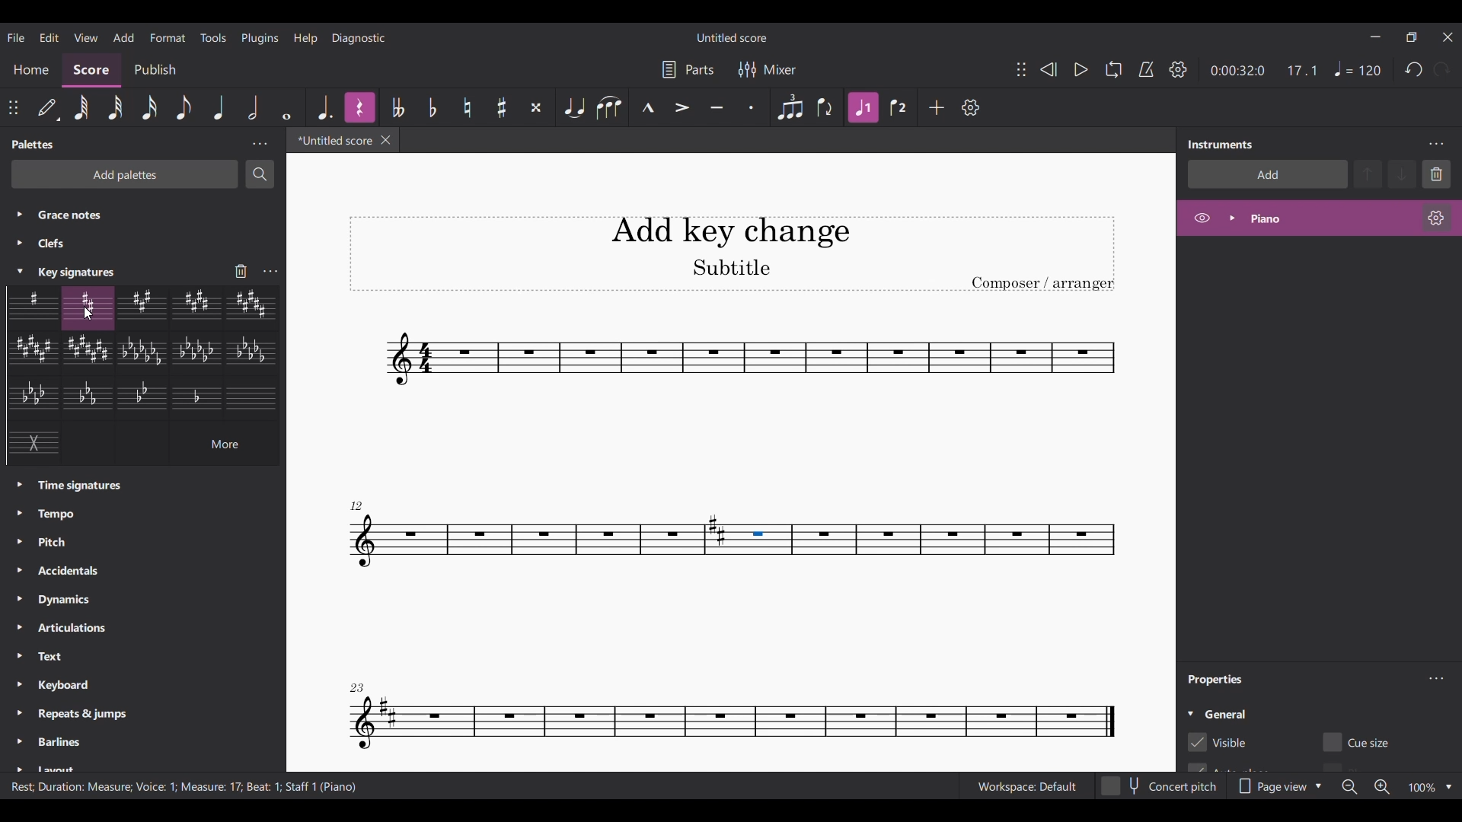  Describe the element at coordinates (752, 107) in the screenshot. I see `Staccato` at that location.